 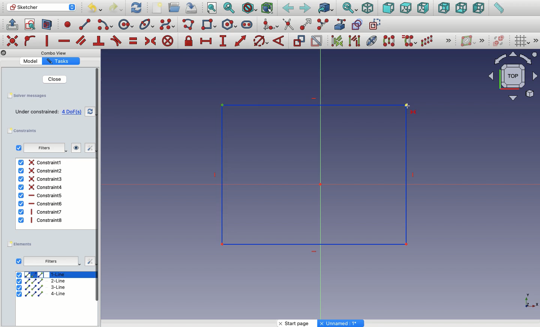 I want to click on External geometry, so click(x=339, y=24).